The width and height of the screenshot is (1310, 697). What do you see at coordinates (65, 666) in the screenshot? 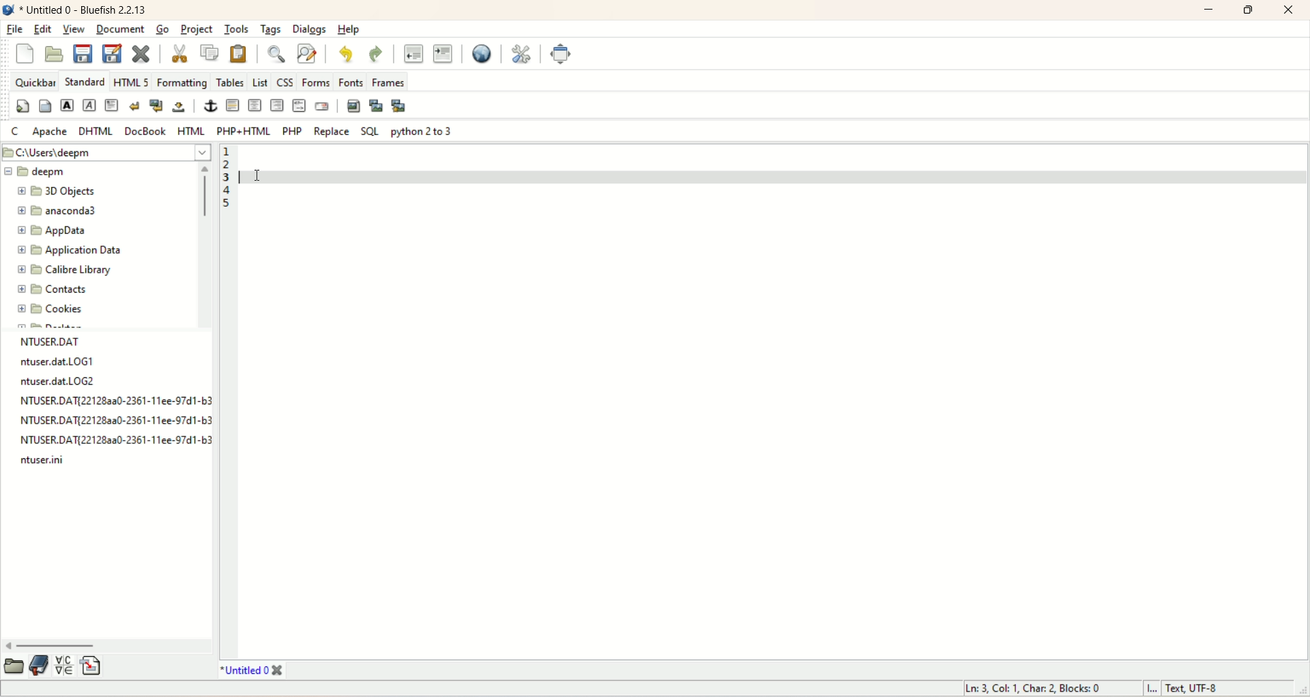
I see `insert special character` at bounding box center [65, 666].